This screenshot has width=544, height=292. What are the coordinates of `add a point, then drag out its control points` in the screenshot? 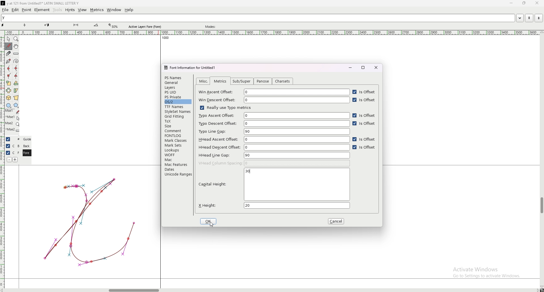 It's located at (8, 61).